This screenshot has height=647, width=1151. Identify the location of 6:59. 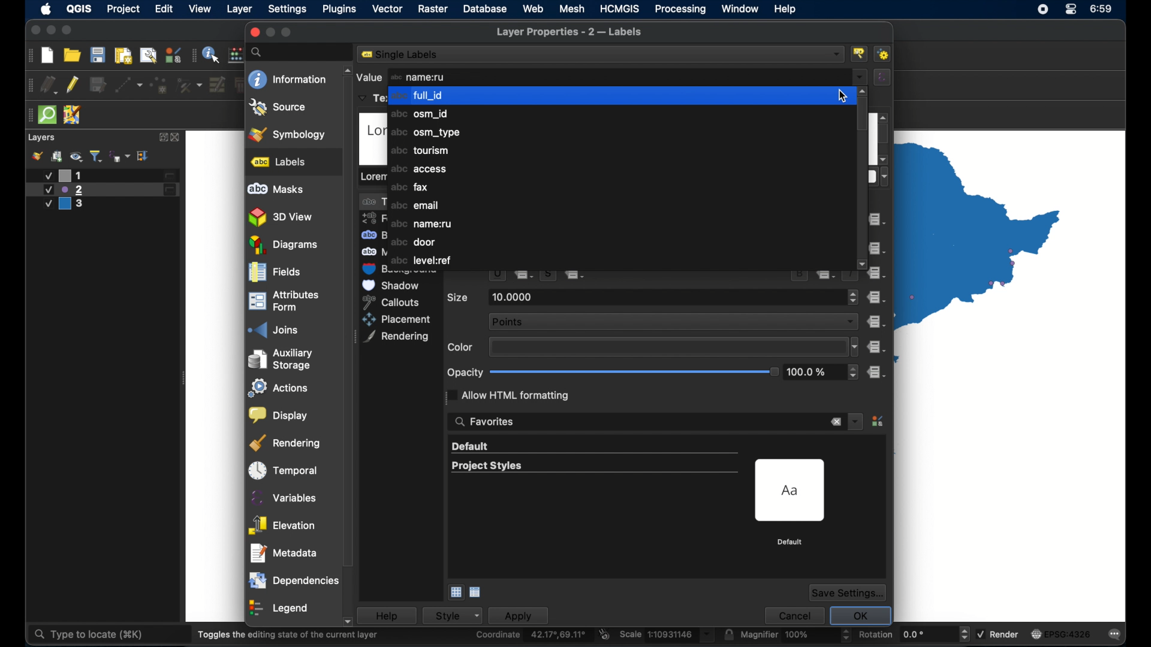
(1104, 11).